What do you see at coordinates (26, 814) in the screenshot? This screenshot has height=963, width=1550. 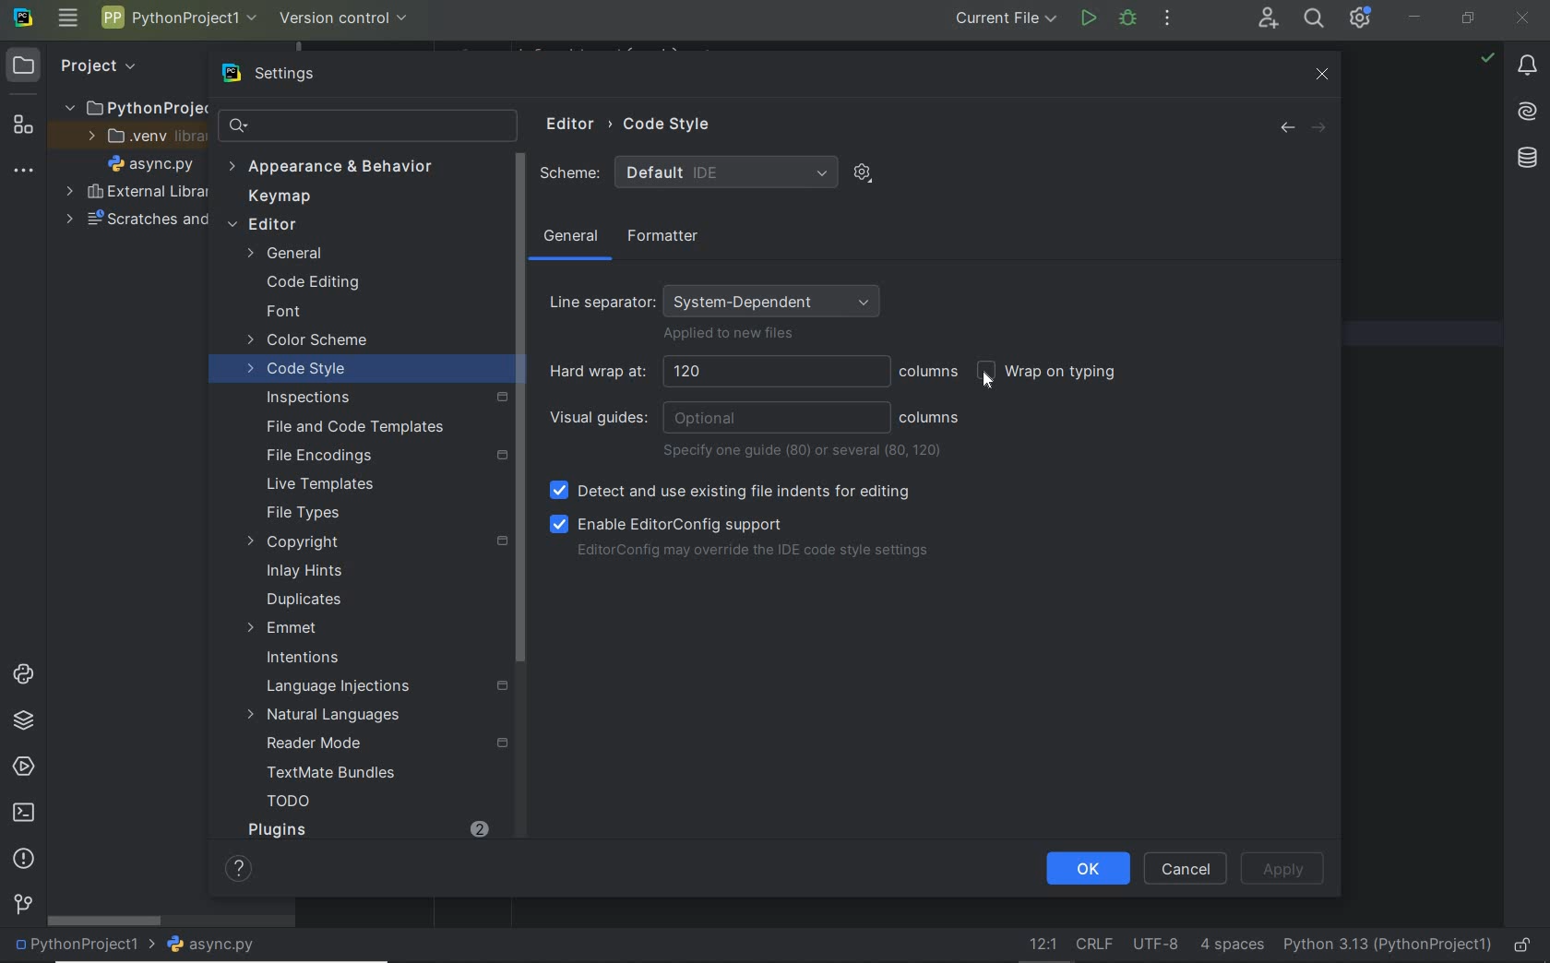 I see `terminal` at bounding box center [26, 814].